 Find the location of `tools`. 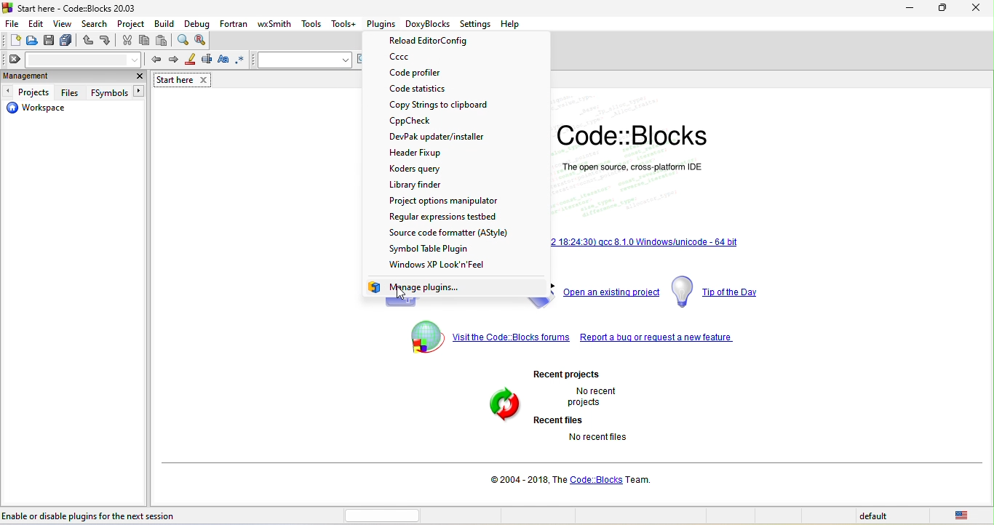

tools is located at coordinates (311, 25).